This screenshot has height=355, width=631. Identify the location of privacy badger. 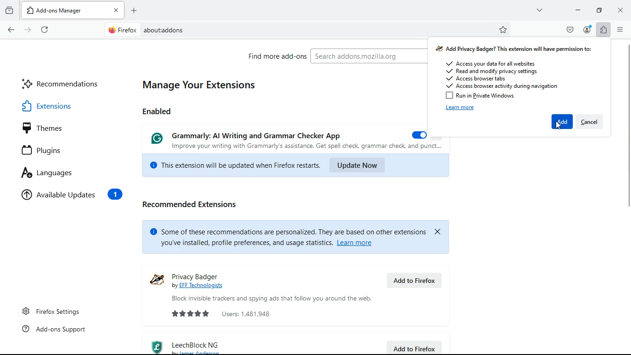
(198, 275).